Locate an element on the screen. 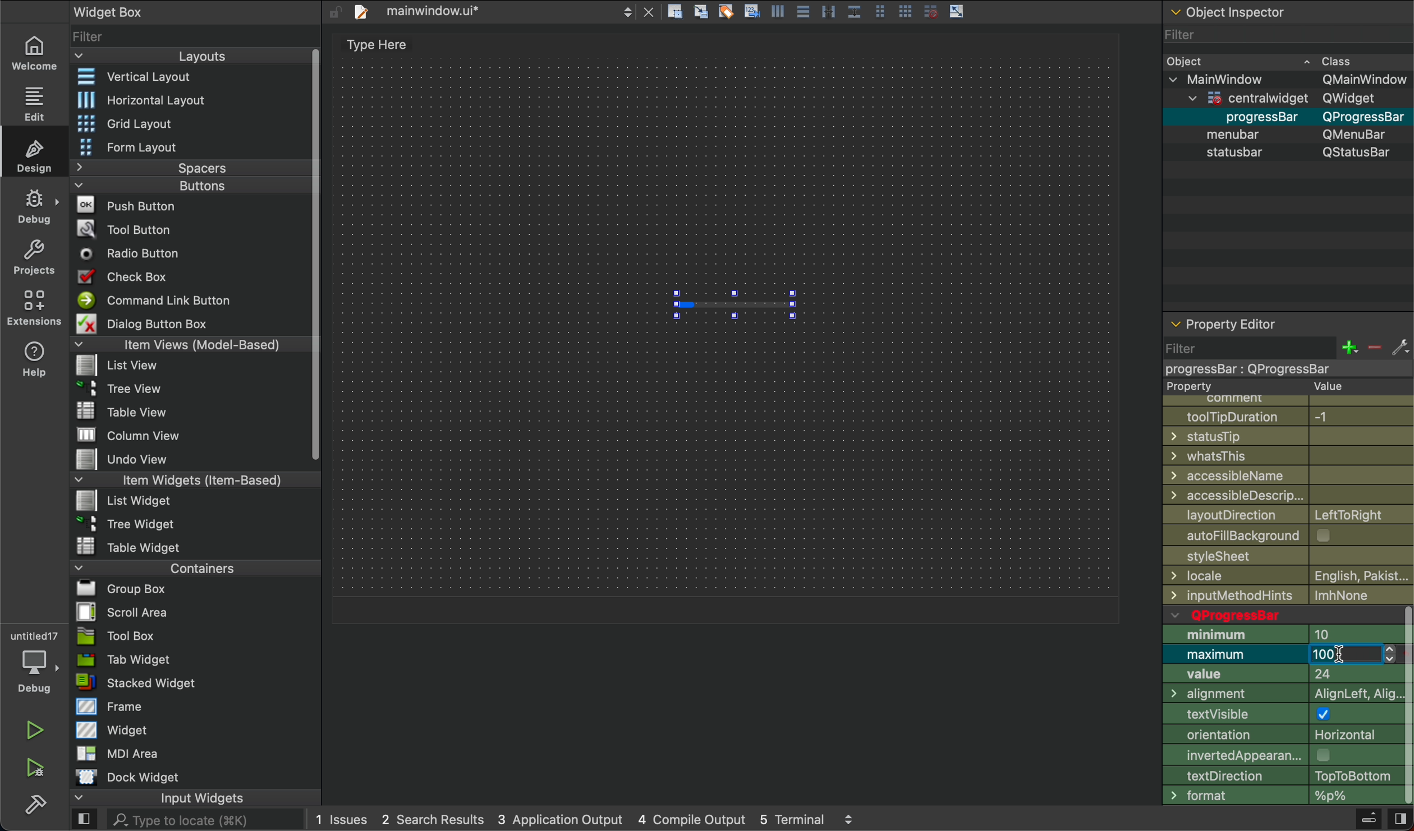 The width and height of the screenshot is (1414, 831). Check Box is located at coordinates (136, 276).